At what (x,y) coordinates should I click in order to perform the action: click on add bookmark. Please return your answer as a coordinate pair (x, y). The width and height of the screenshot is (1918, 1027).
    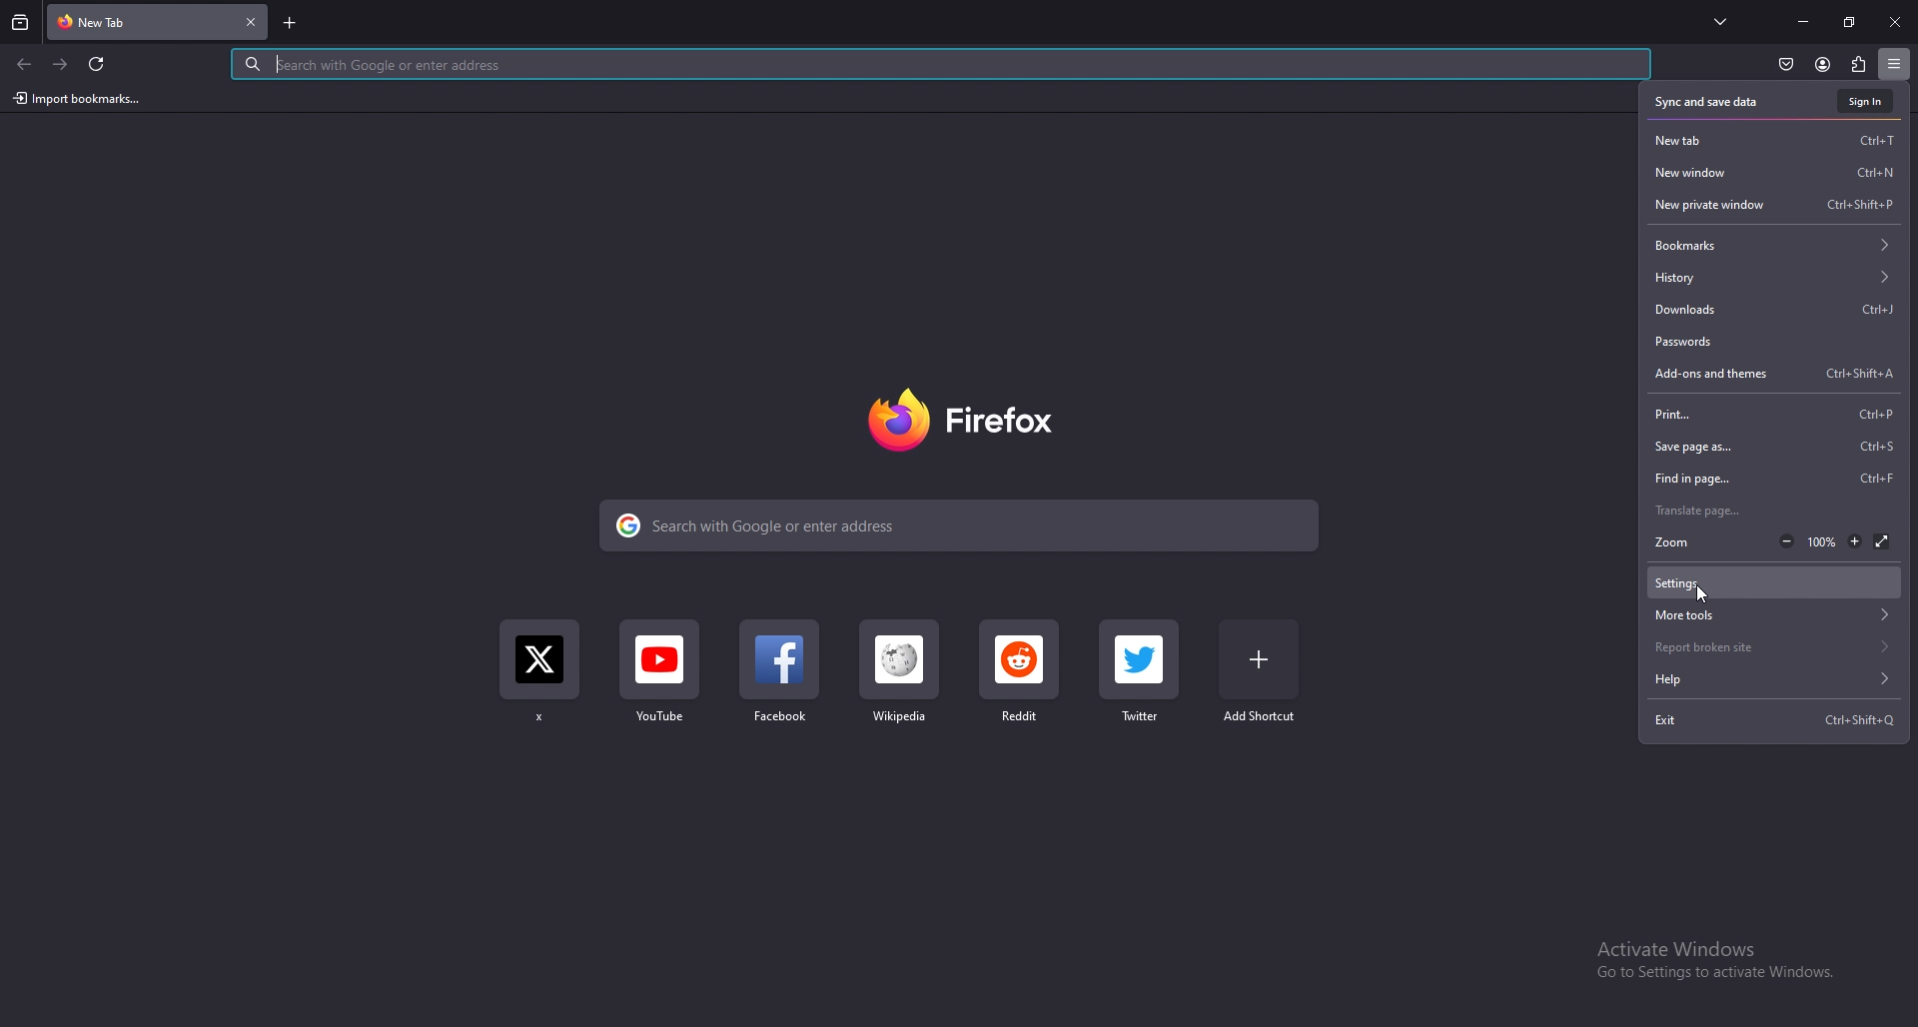
    Looking at the image, I should click on (1263, 669).